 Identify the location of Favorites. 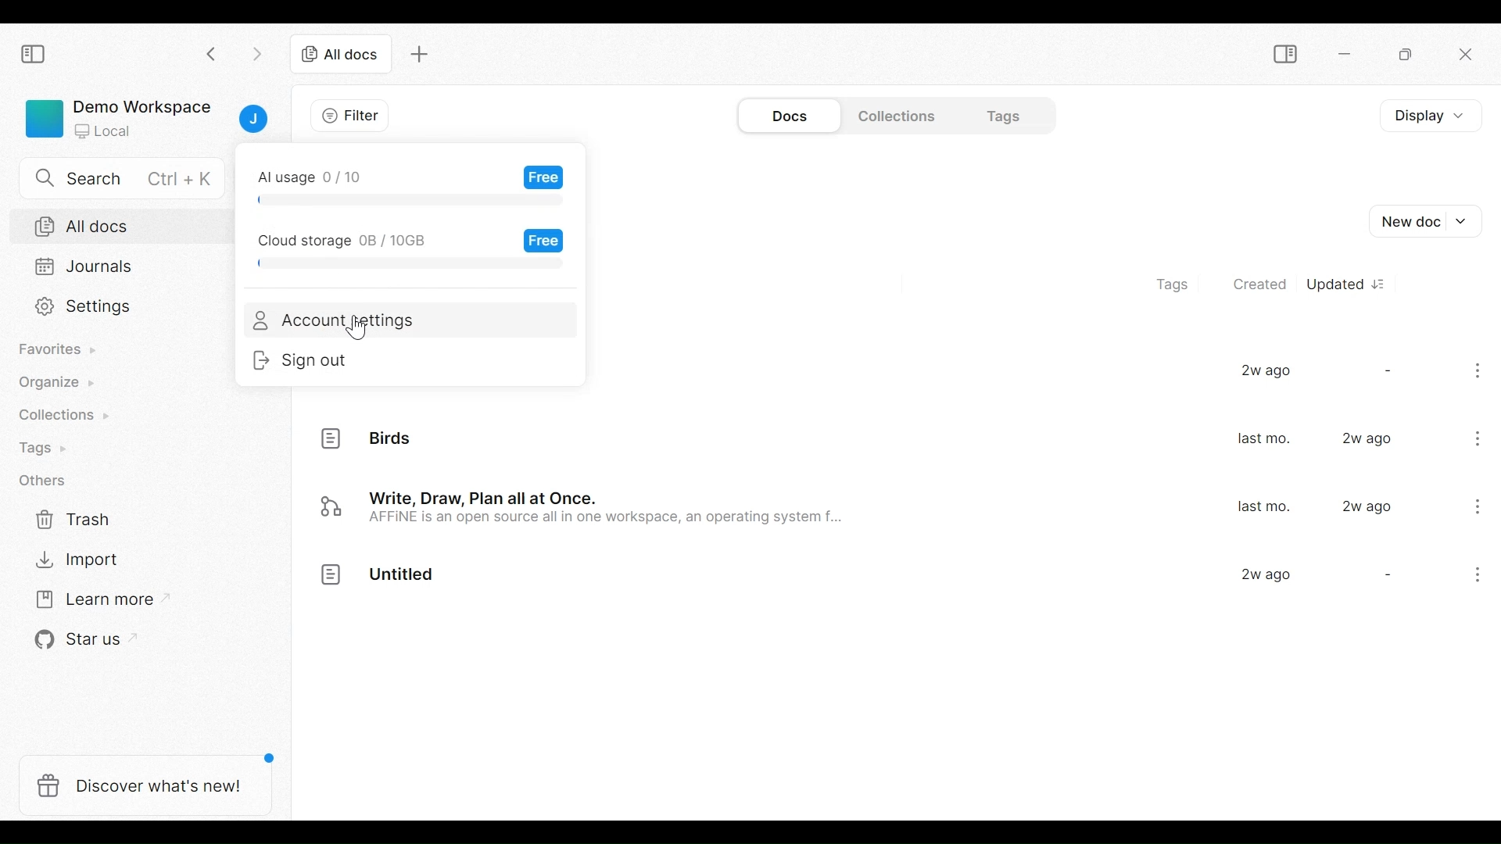
(59, 350).